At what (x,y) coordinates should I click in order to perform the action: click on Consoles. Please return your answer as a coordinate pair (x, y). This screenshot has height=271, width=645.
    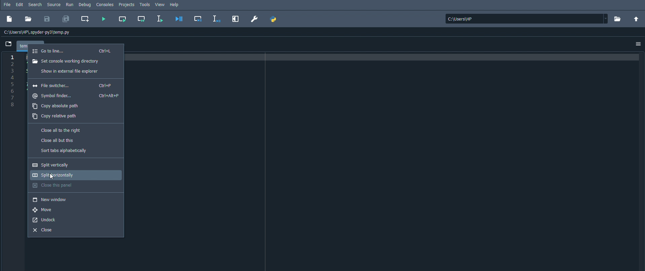
    Looking at the image, I should click on (105, 4).